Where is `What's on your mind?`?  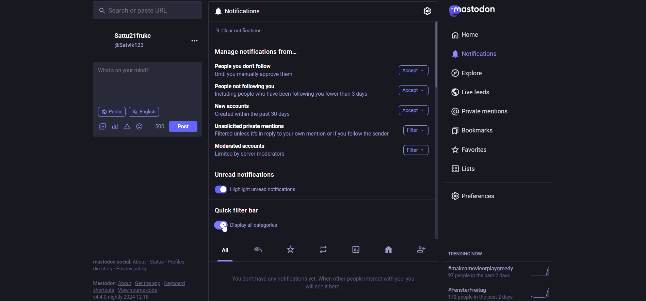
What's on your mind? is located at coordinates (146, 81).